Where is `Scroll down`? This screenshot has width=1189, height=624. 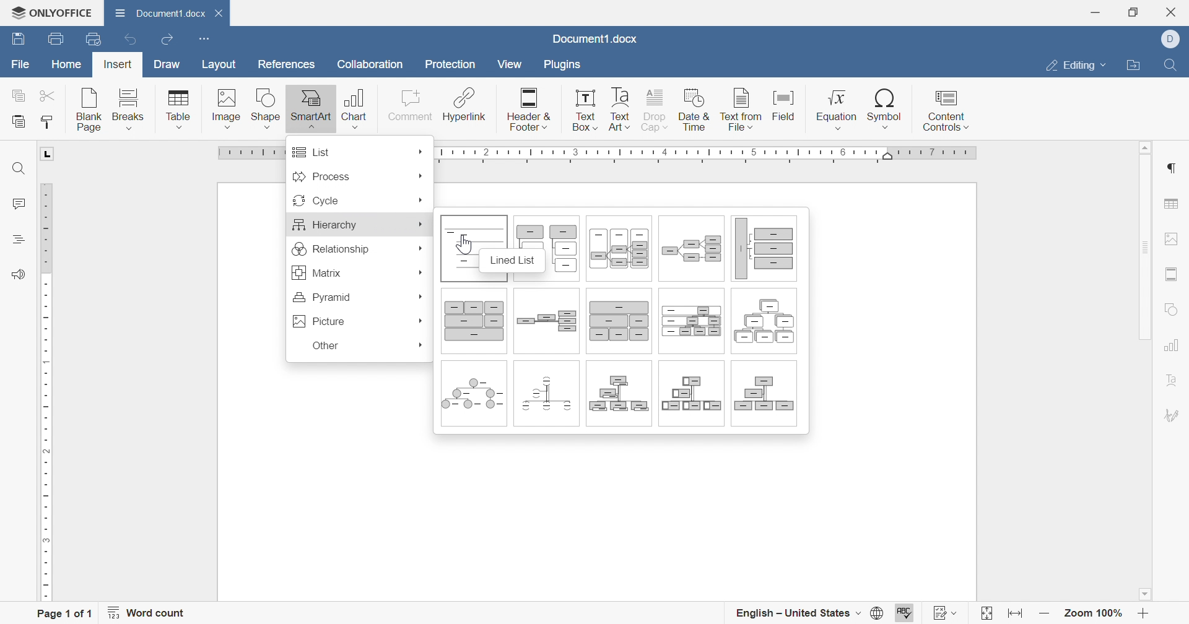 Scroll down is located at coordinates (1143, 594).